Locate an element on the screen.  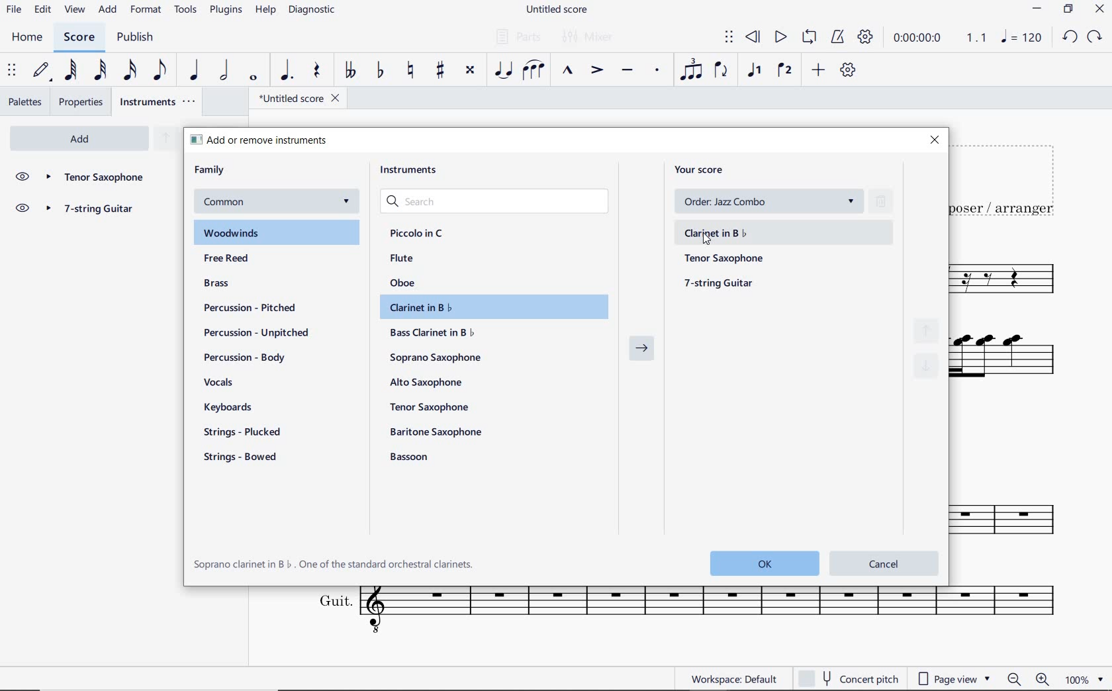
STACCATO is located at coordinates (657, 71).